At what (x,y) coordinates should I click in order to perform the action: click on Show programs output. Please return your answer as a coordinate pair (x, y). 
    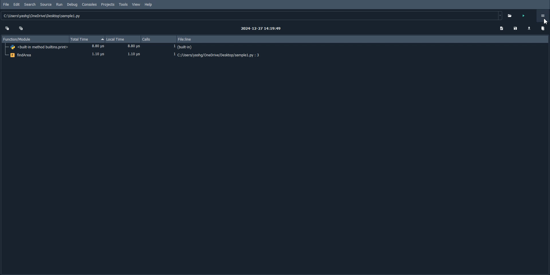
    Looking at the image, I should click on (501, 28).